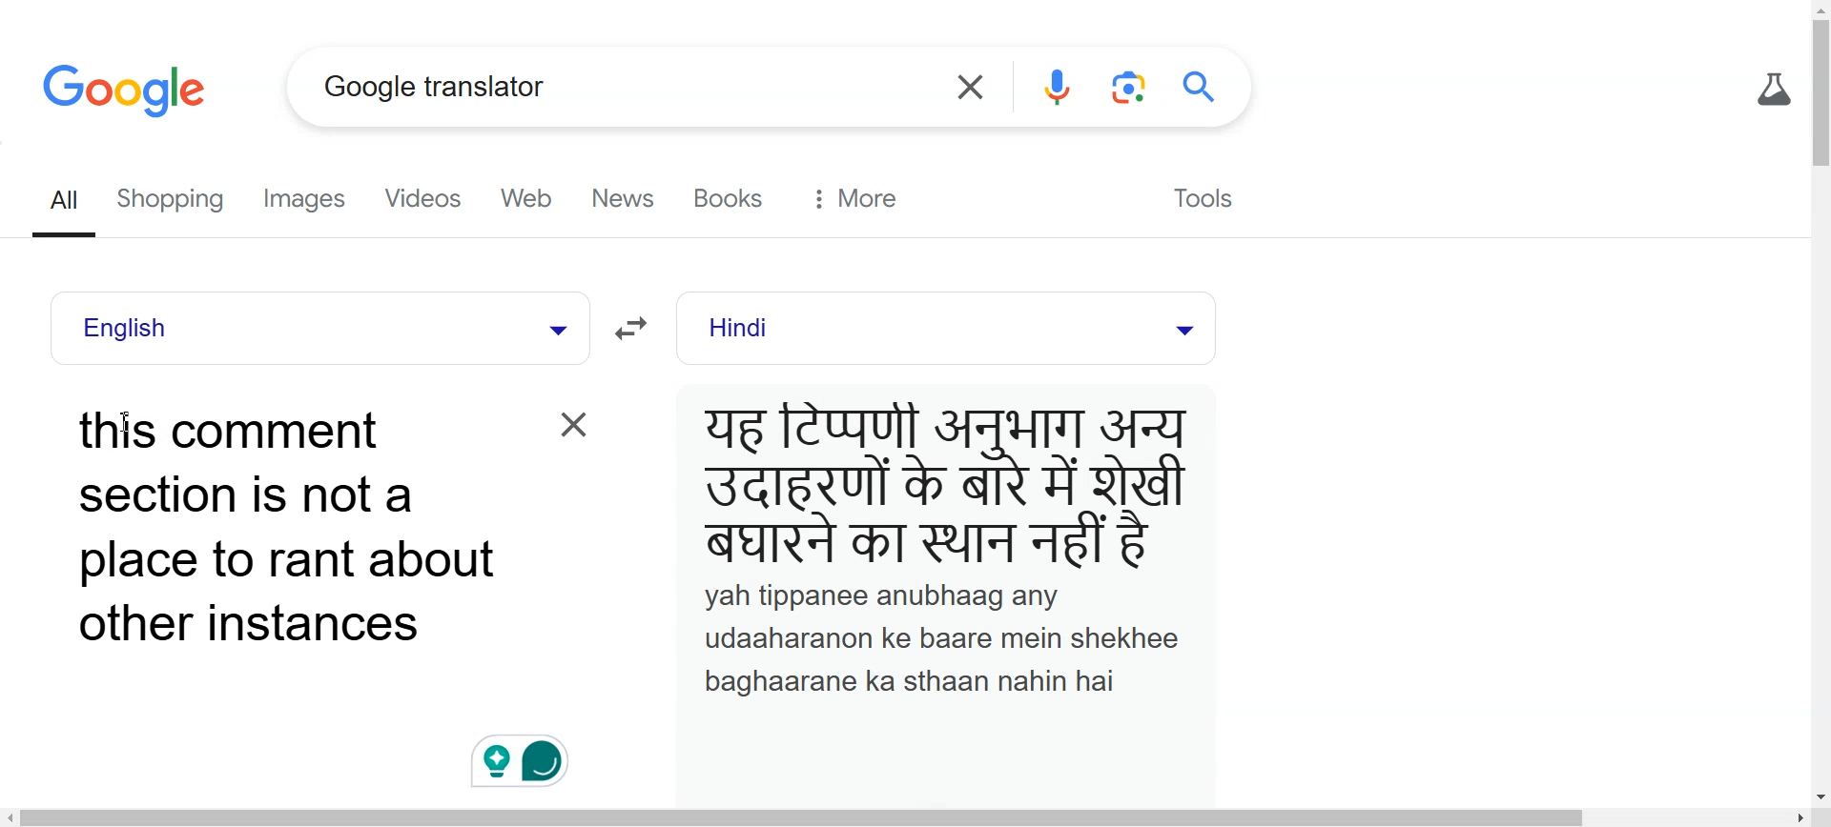 The width and height of the screenshot is (1831, 827). Describe the element at coordinates (967, 88) in the screenshot. I see `Erase` at that location.